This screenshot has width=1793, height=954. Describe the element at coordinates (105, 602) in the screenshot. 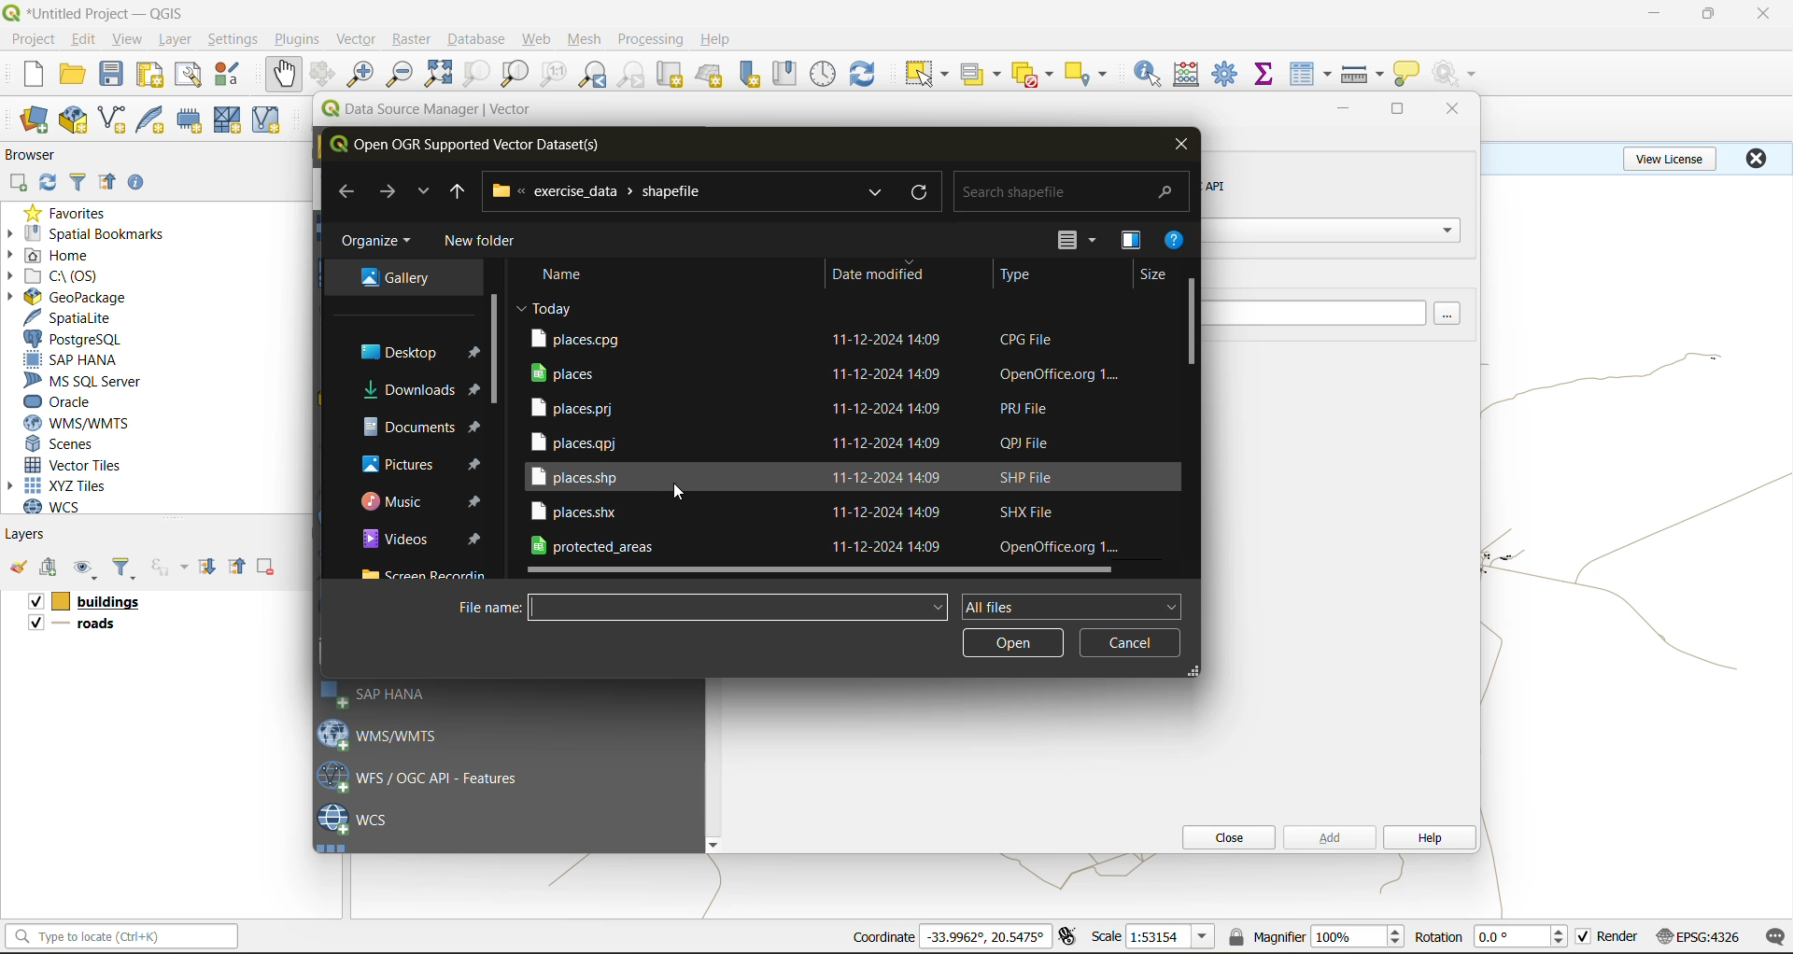

I see `layers` at that location.